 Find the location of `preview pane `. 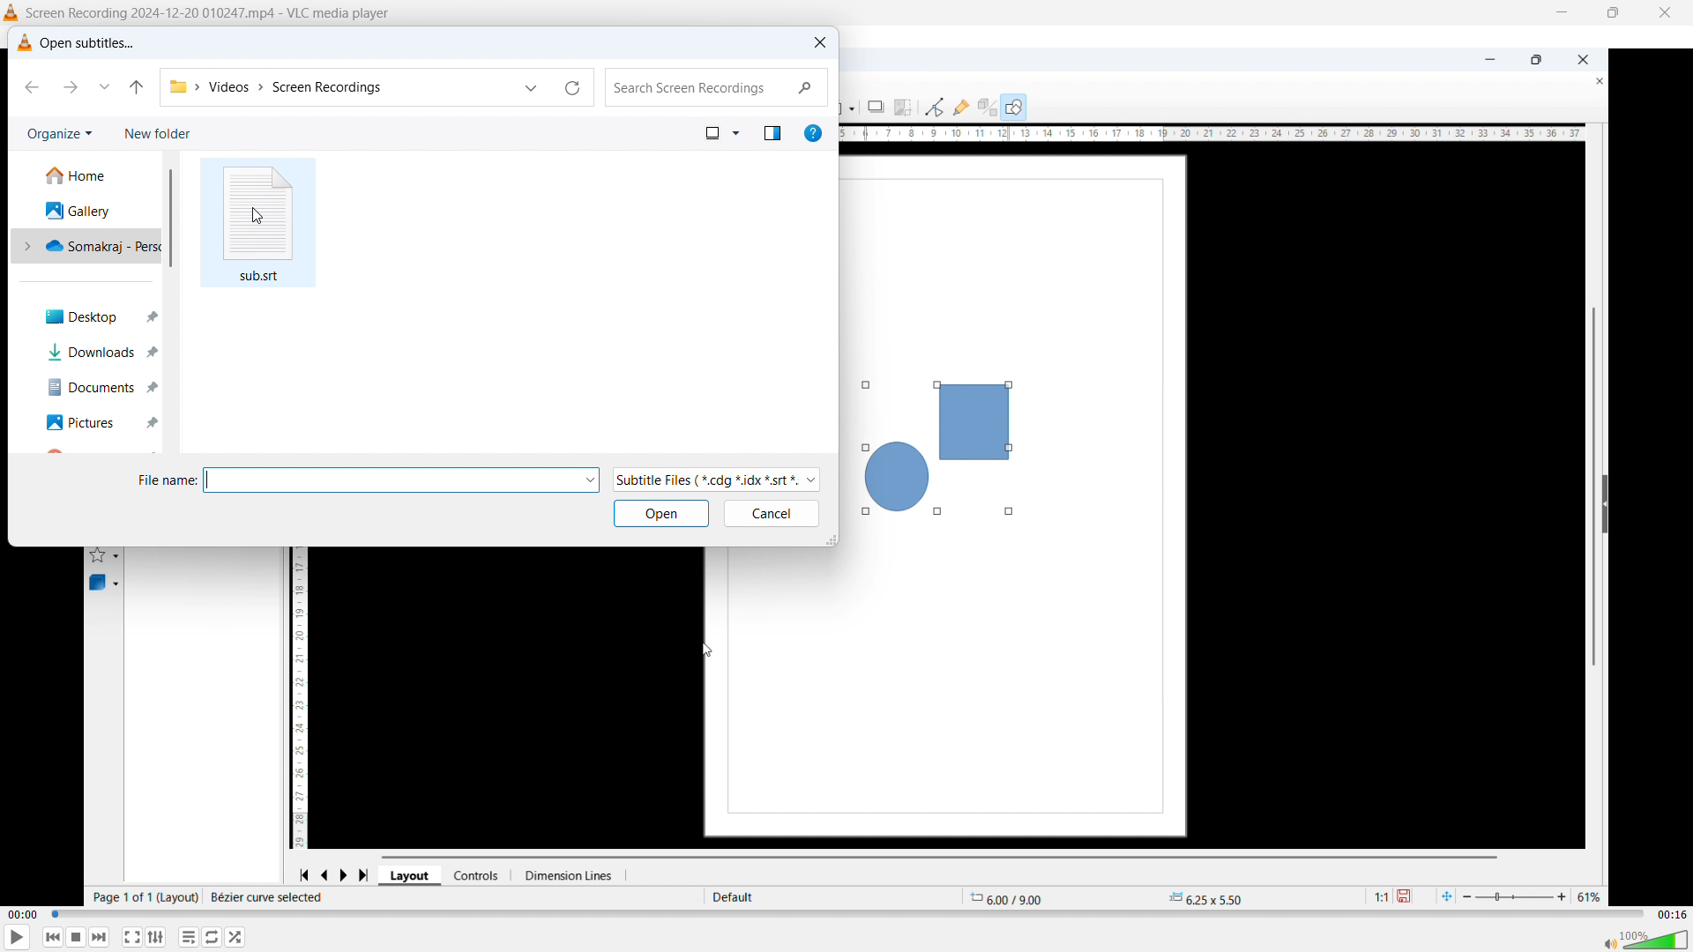

preview pane  is located at coordinates (772, 132).